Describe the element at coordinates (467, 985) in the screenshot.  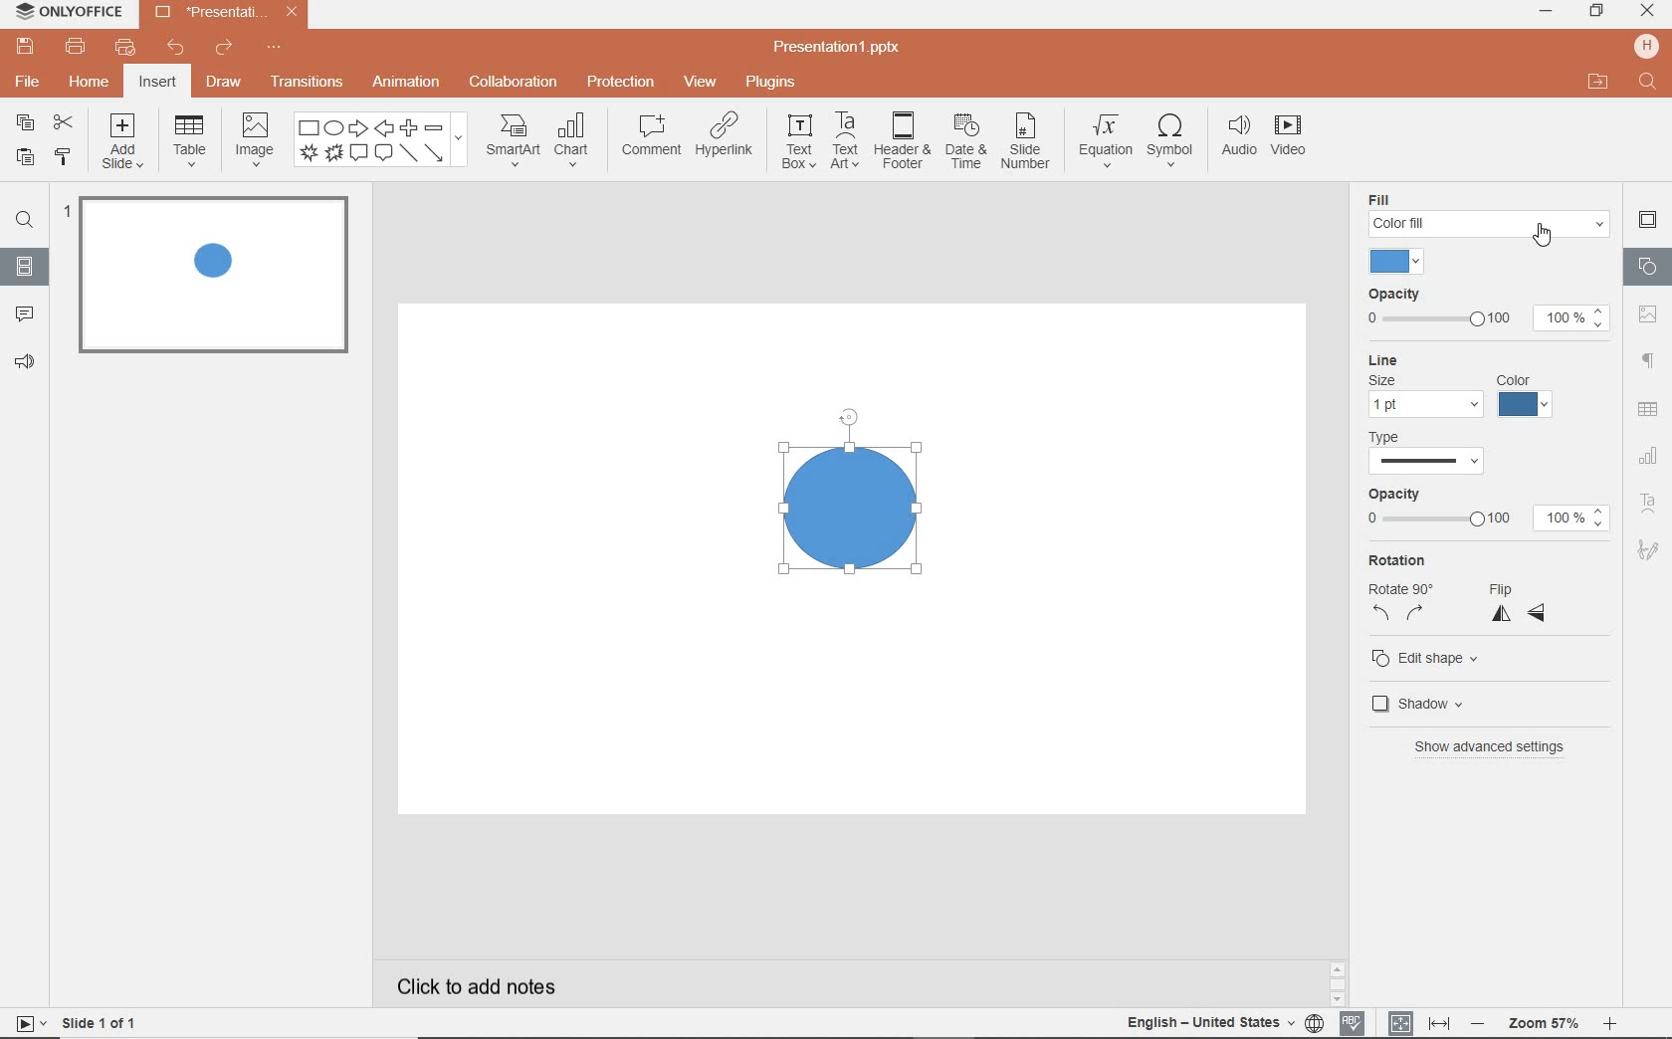
I see `click to add notes` at that location.